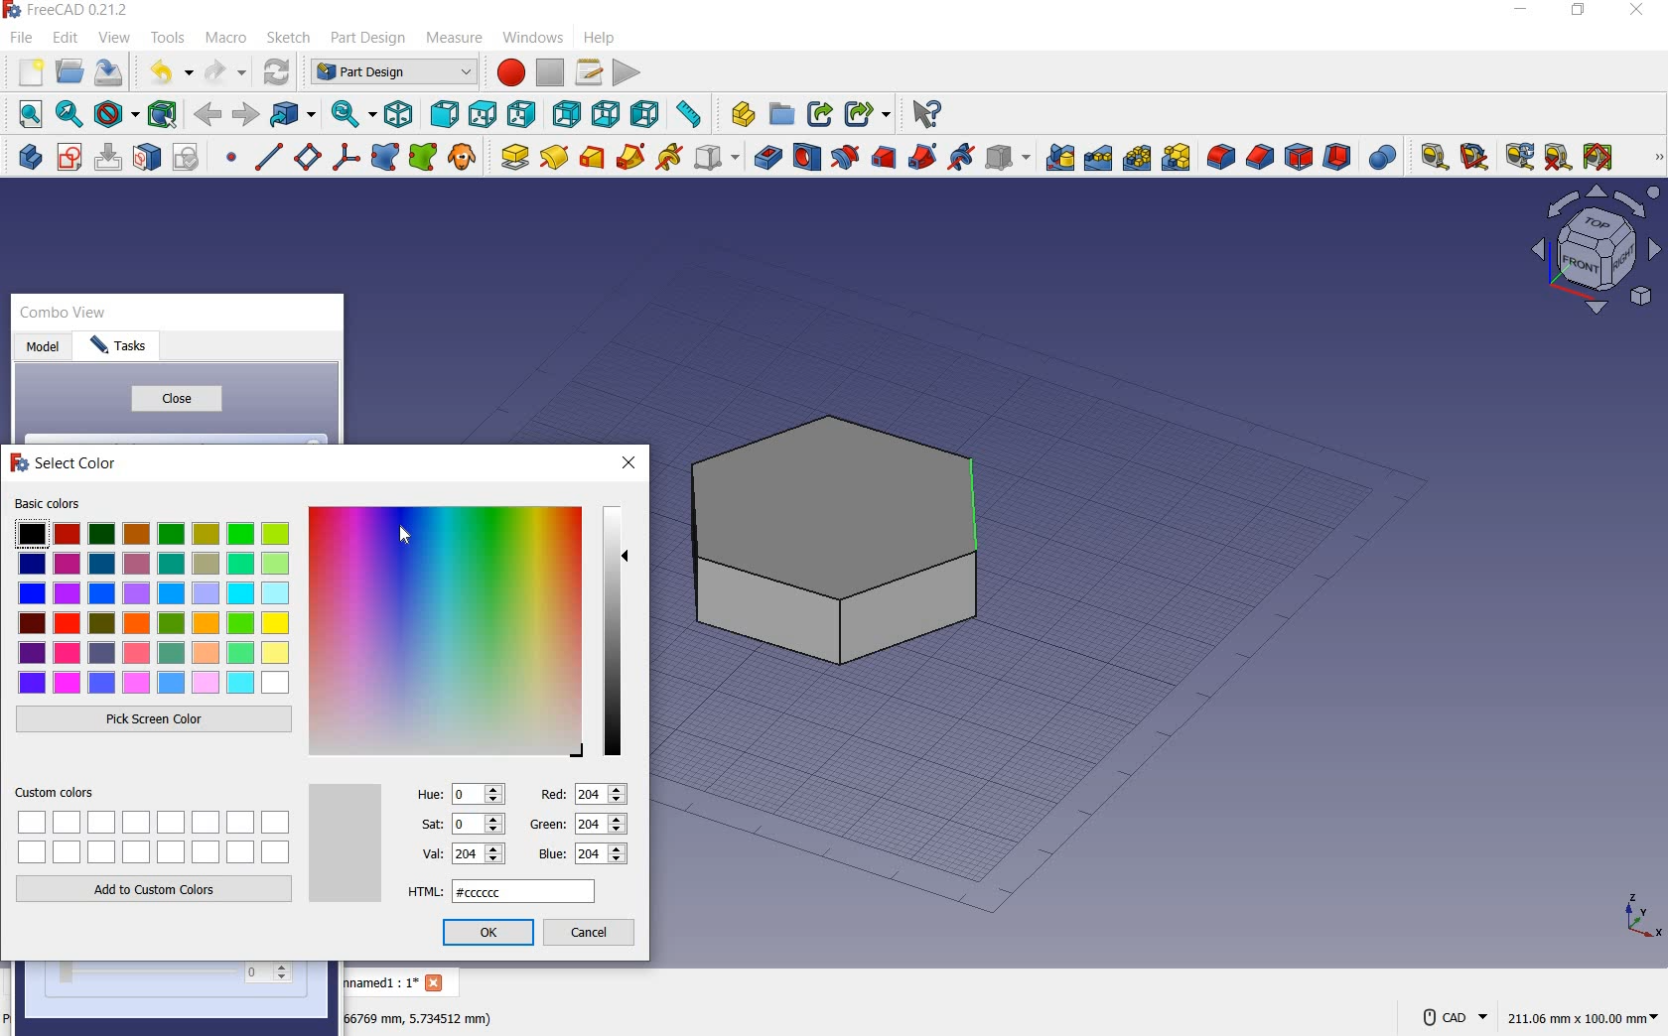 This screenshot has width=1668, height=1036. What do you see at coordinates (169, 73) in the screenshot?
I see `undo` at bounding box center [169, 73].